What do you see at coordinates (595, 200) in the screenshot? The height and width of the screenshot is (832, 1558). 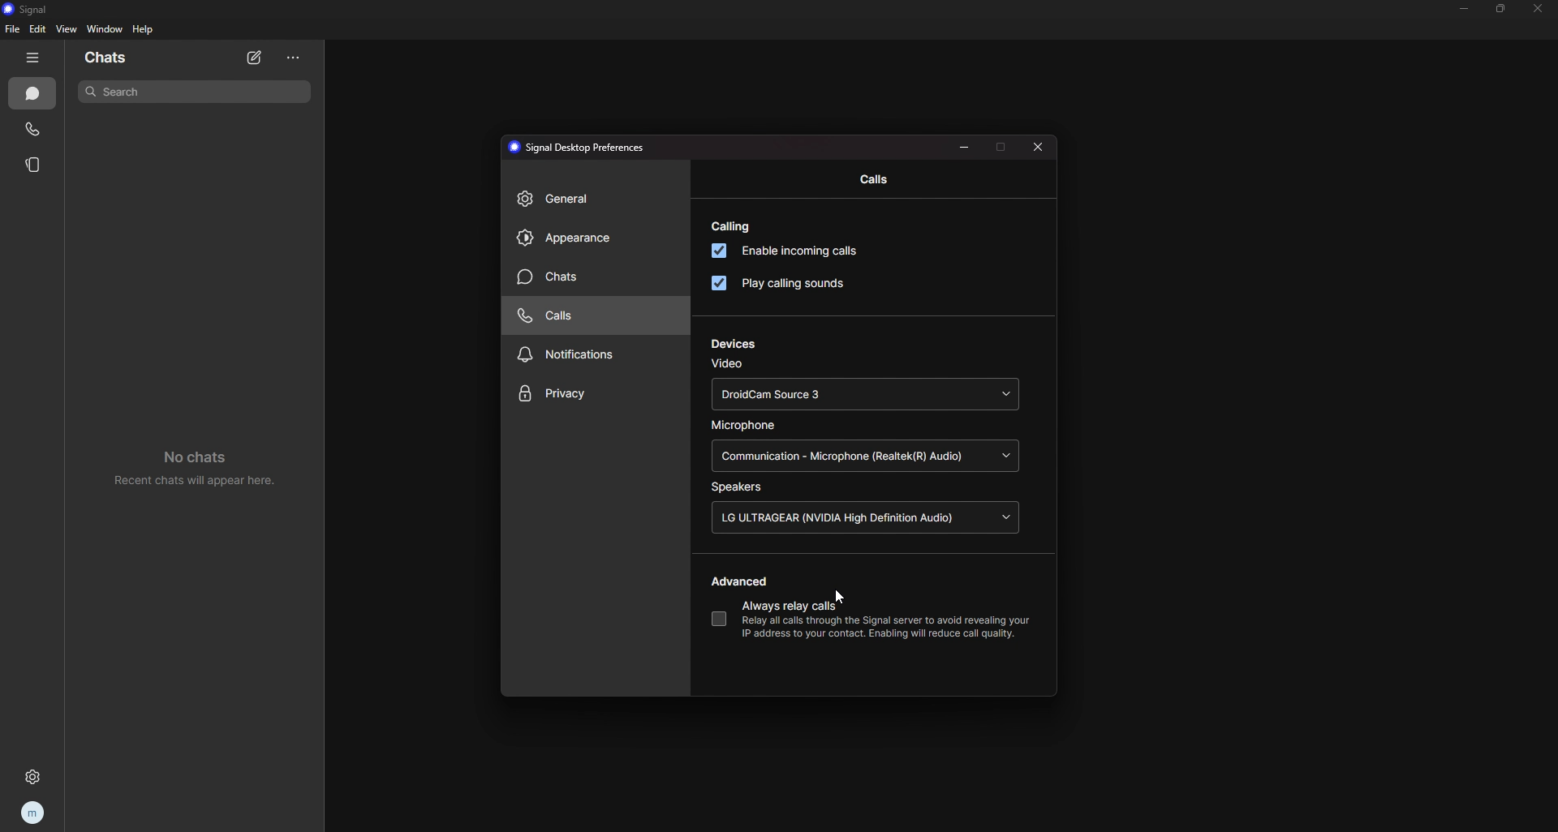 I see `general` at bounding box center [595, 200].